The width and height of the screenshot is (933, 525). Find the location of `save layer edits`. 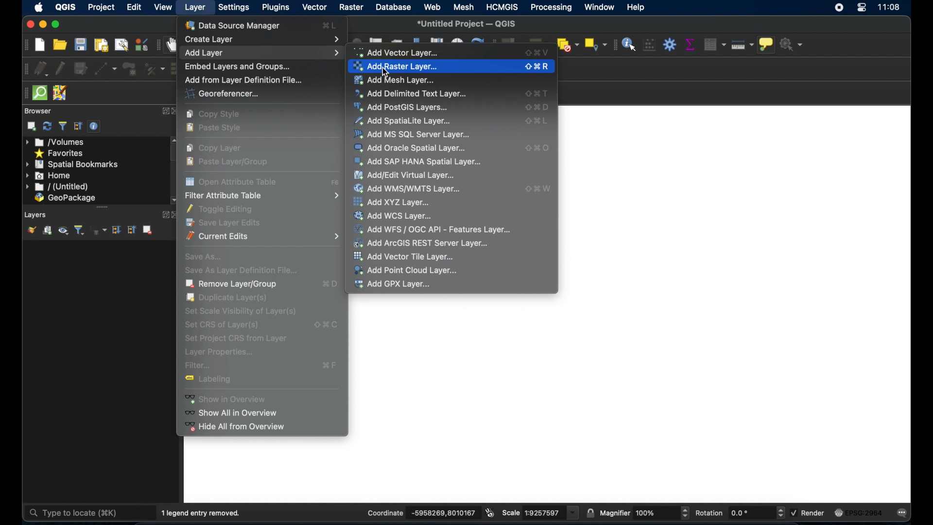

save layer edits is located at coordinates (227, 222).